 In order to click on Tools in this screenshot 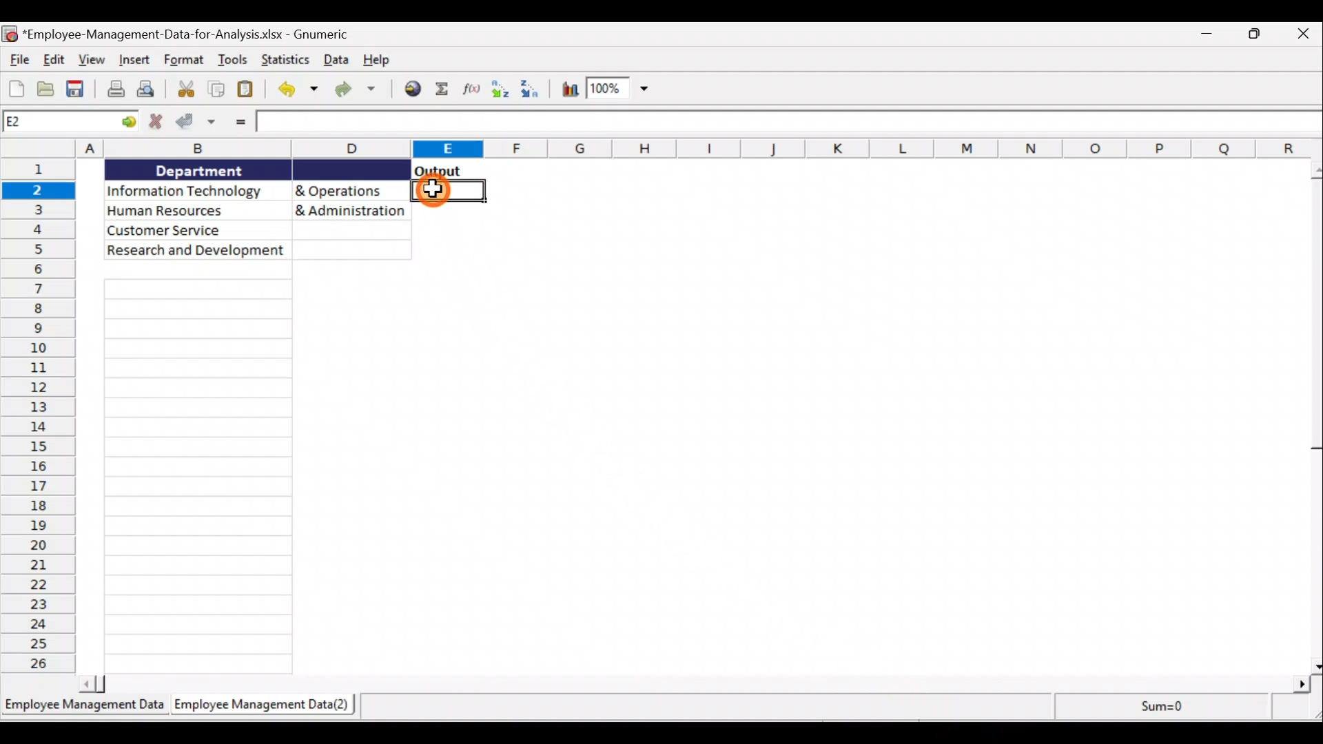, I will do `click(234, 58)`.